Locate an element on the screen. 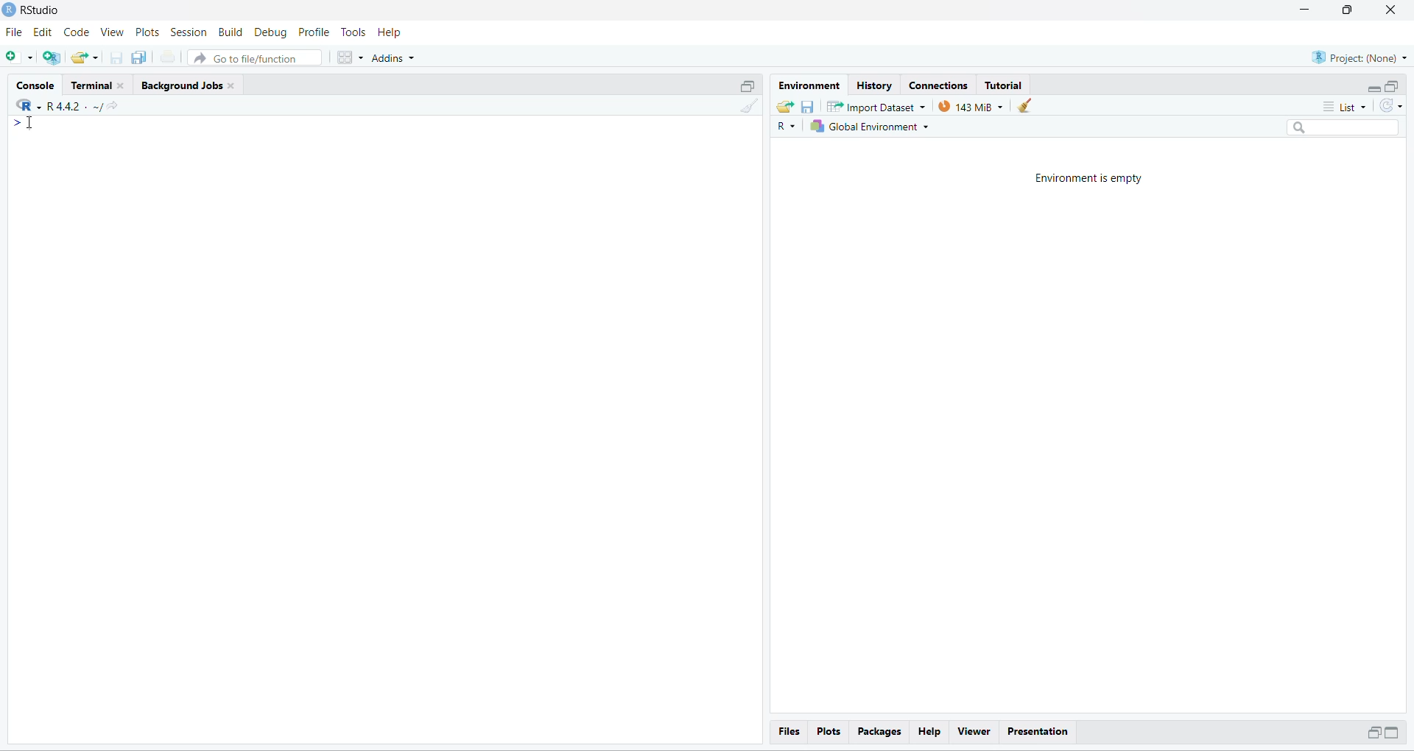  close is located at coordinates (231, 86).